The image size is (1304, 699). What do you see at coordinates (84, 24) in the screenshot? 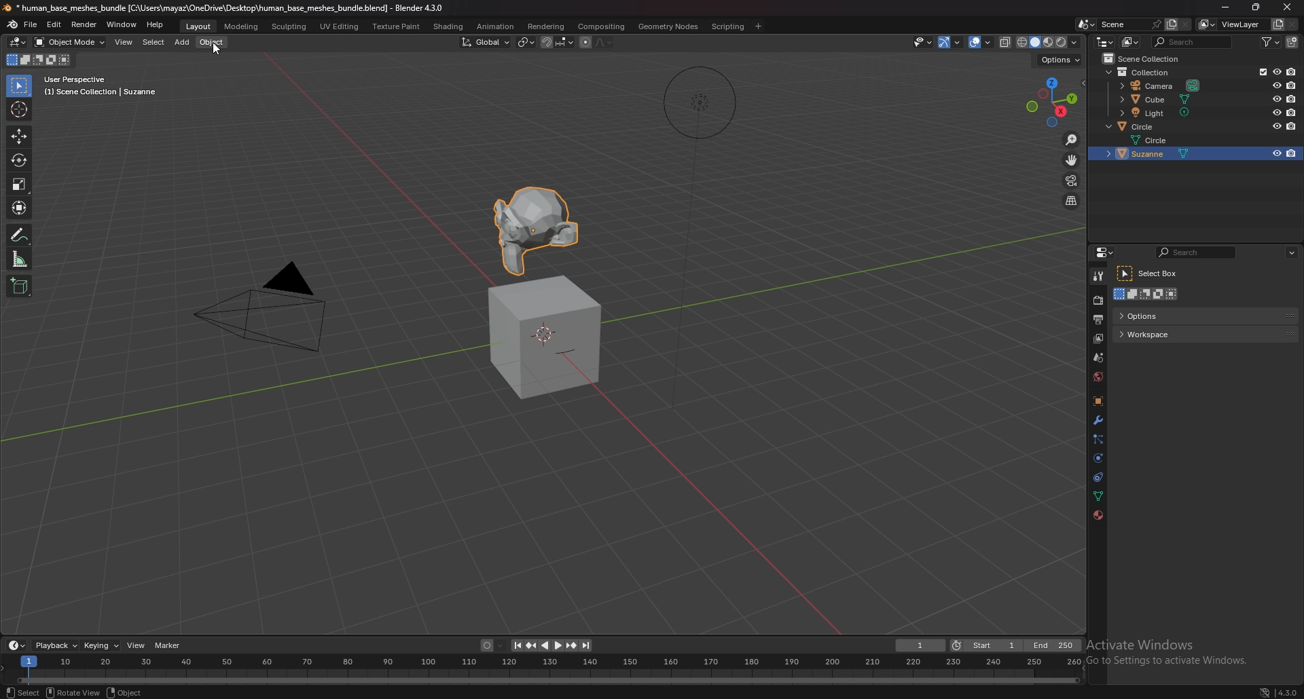
I see `render` at bounding box center [84, 24].